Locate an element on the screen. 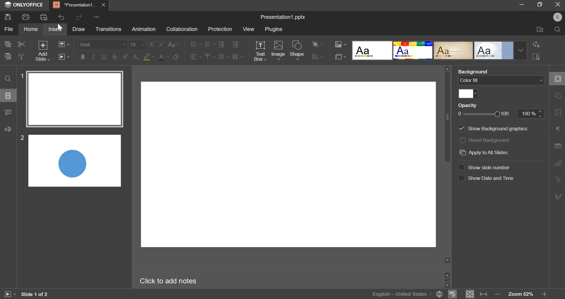  home is located at coordinates (32, 29).